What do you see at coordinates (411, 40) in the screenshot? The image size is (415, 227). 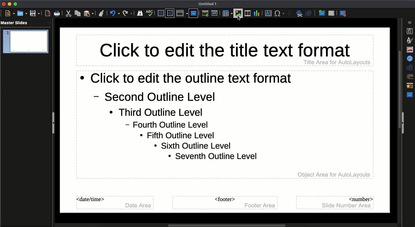 I see `Styles` at bounding box center [411, 40].